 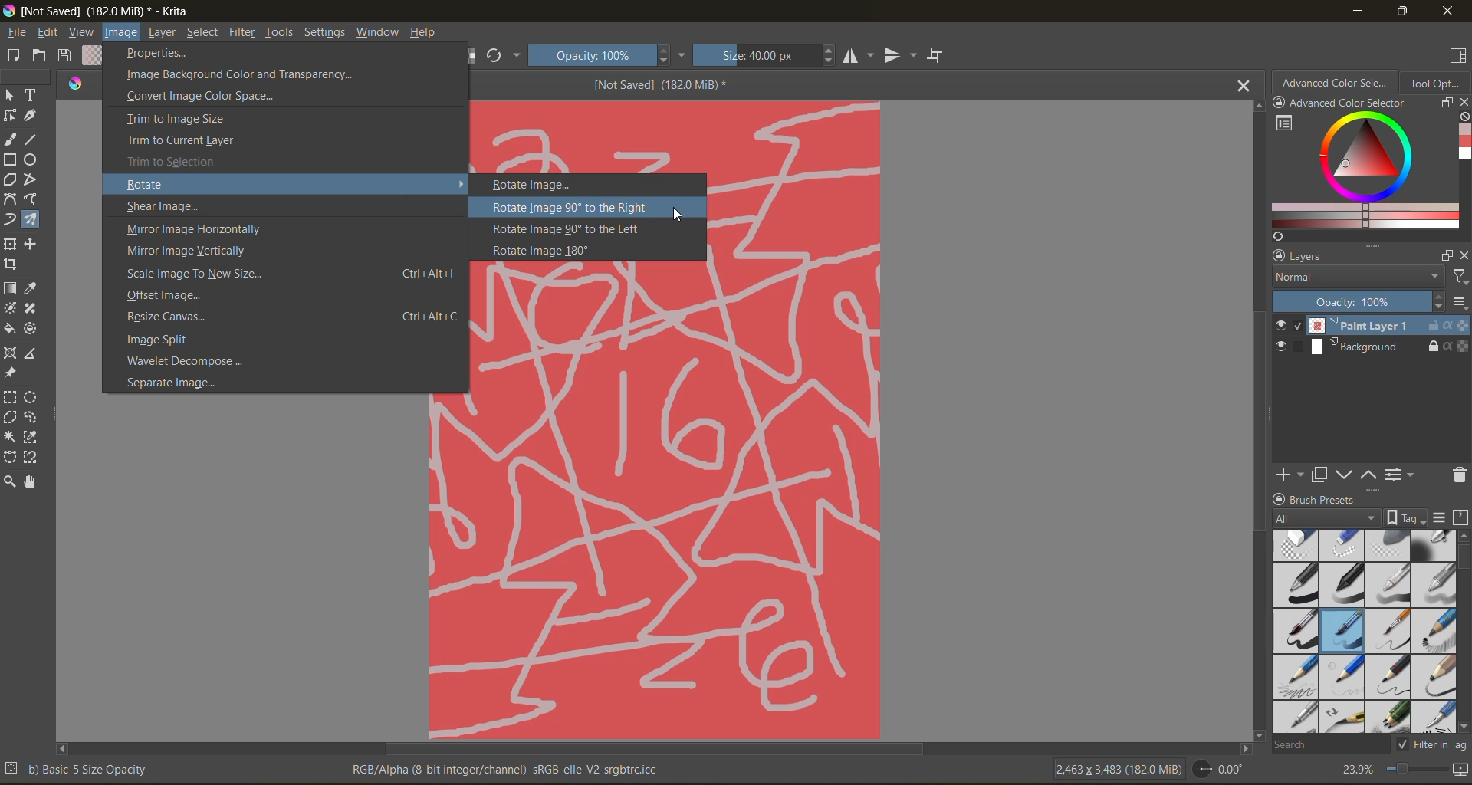 I want to click on clear all color history, so click(x=1463, y=119).